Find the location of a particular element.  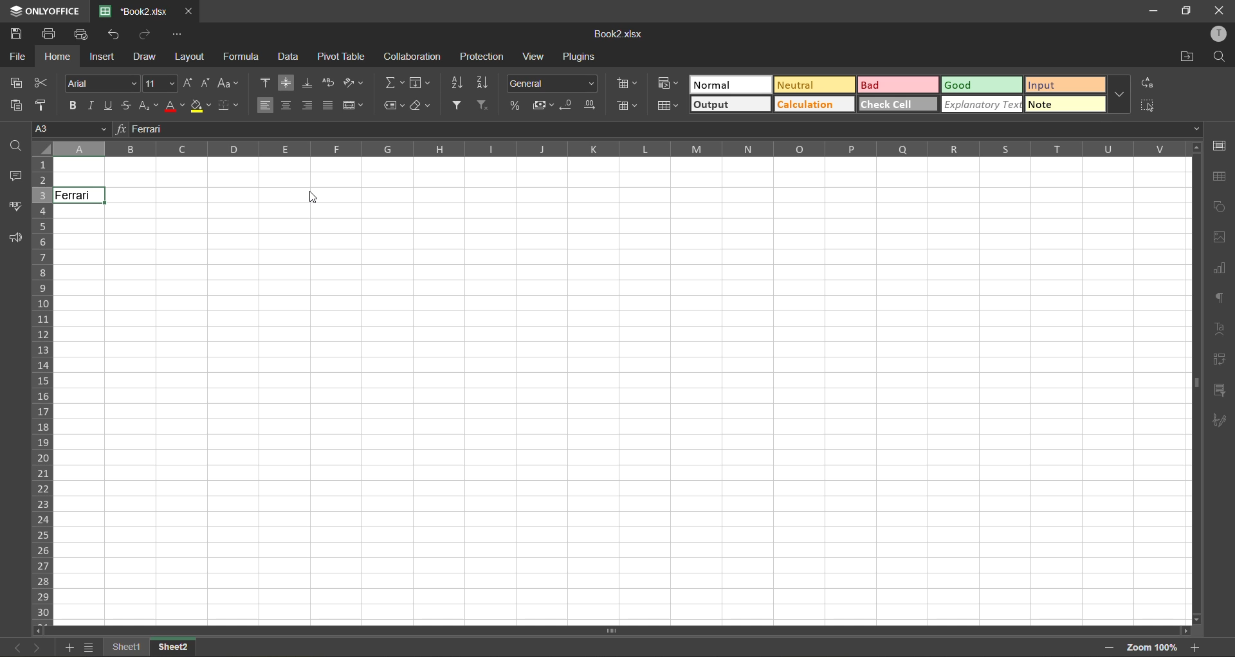

next is located at coordinates (35, 647).